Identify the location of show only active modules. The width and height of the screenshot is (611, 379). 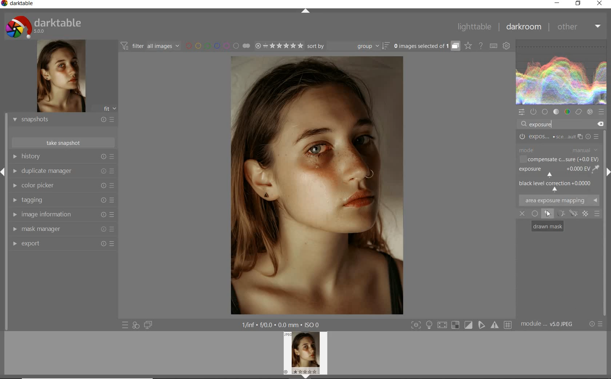
(533, 112).